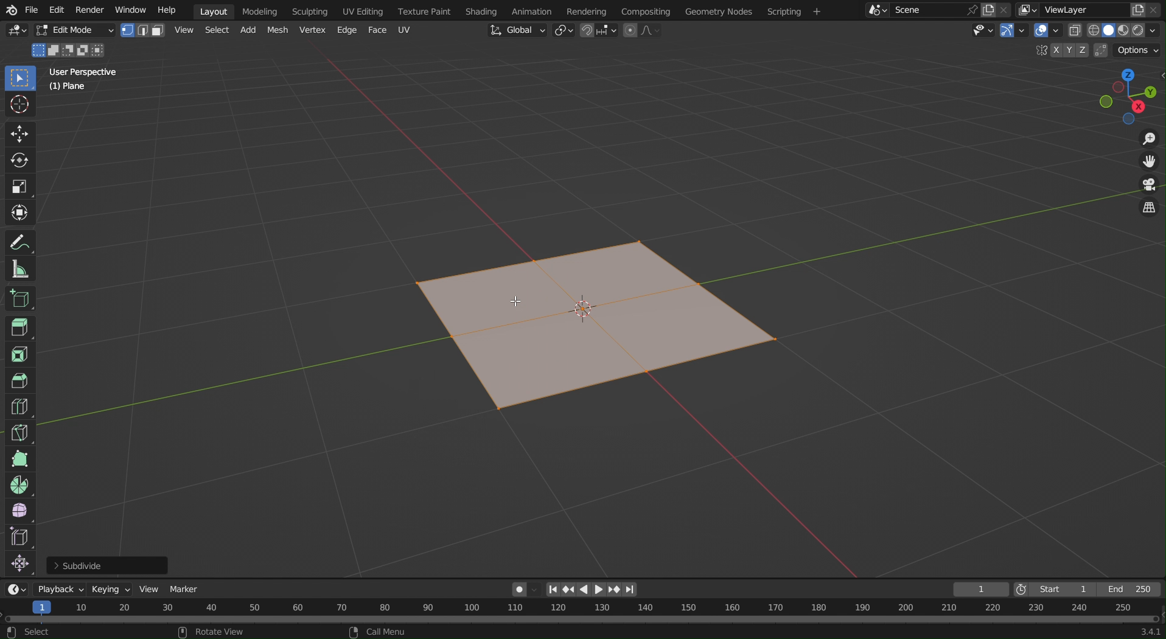 The width and height of the screenshot is (1166, 639). I want to click on Move, so click(19, 134).